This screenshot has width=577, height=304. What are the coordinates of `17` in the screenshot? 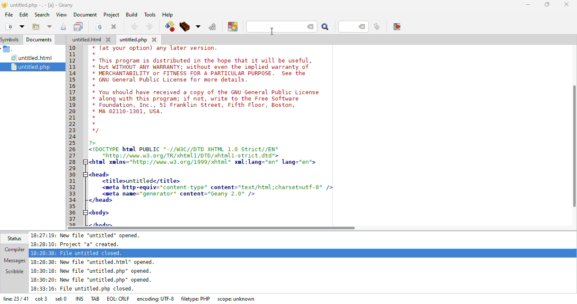 It's located at (73, 92).